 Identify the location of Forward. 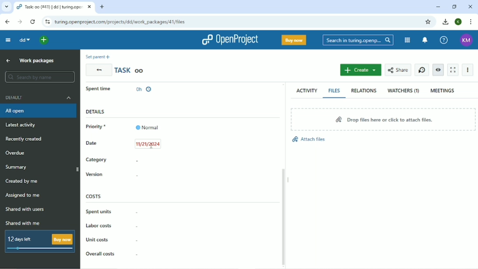
(20, 22).